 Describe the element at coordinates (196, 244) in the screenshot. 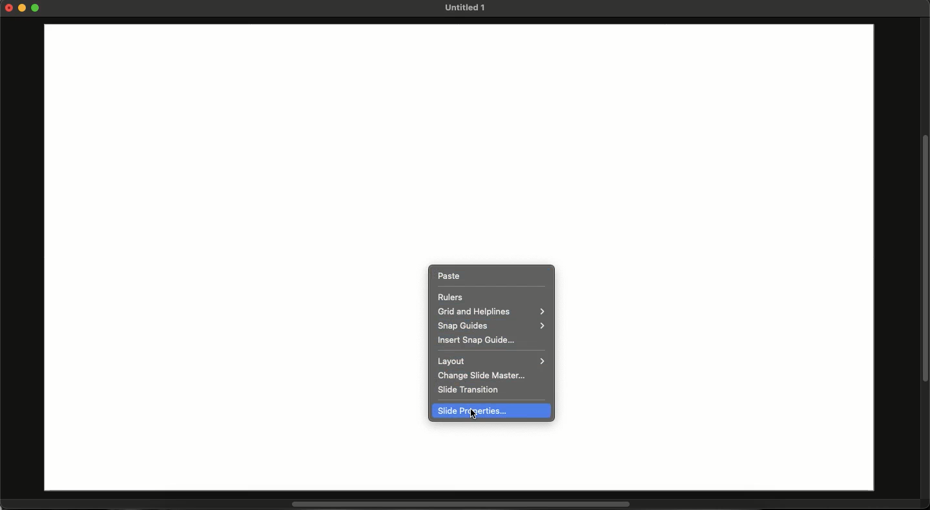

I see `Slide` at that location.